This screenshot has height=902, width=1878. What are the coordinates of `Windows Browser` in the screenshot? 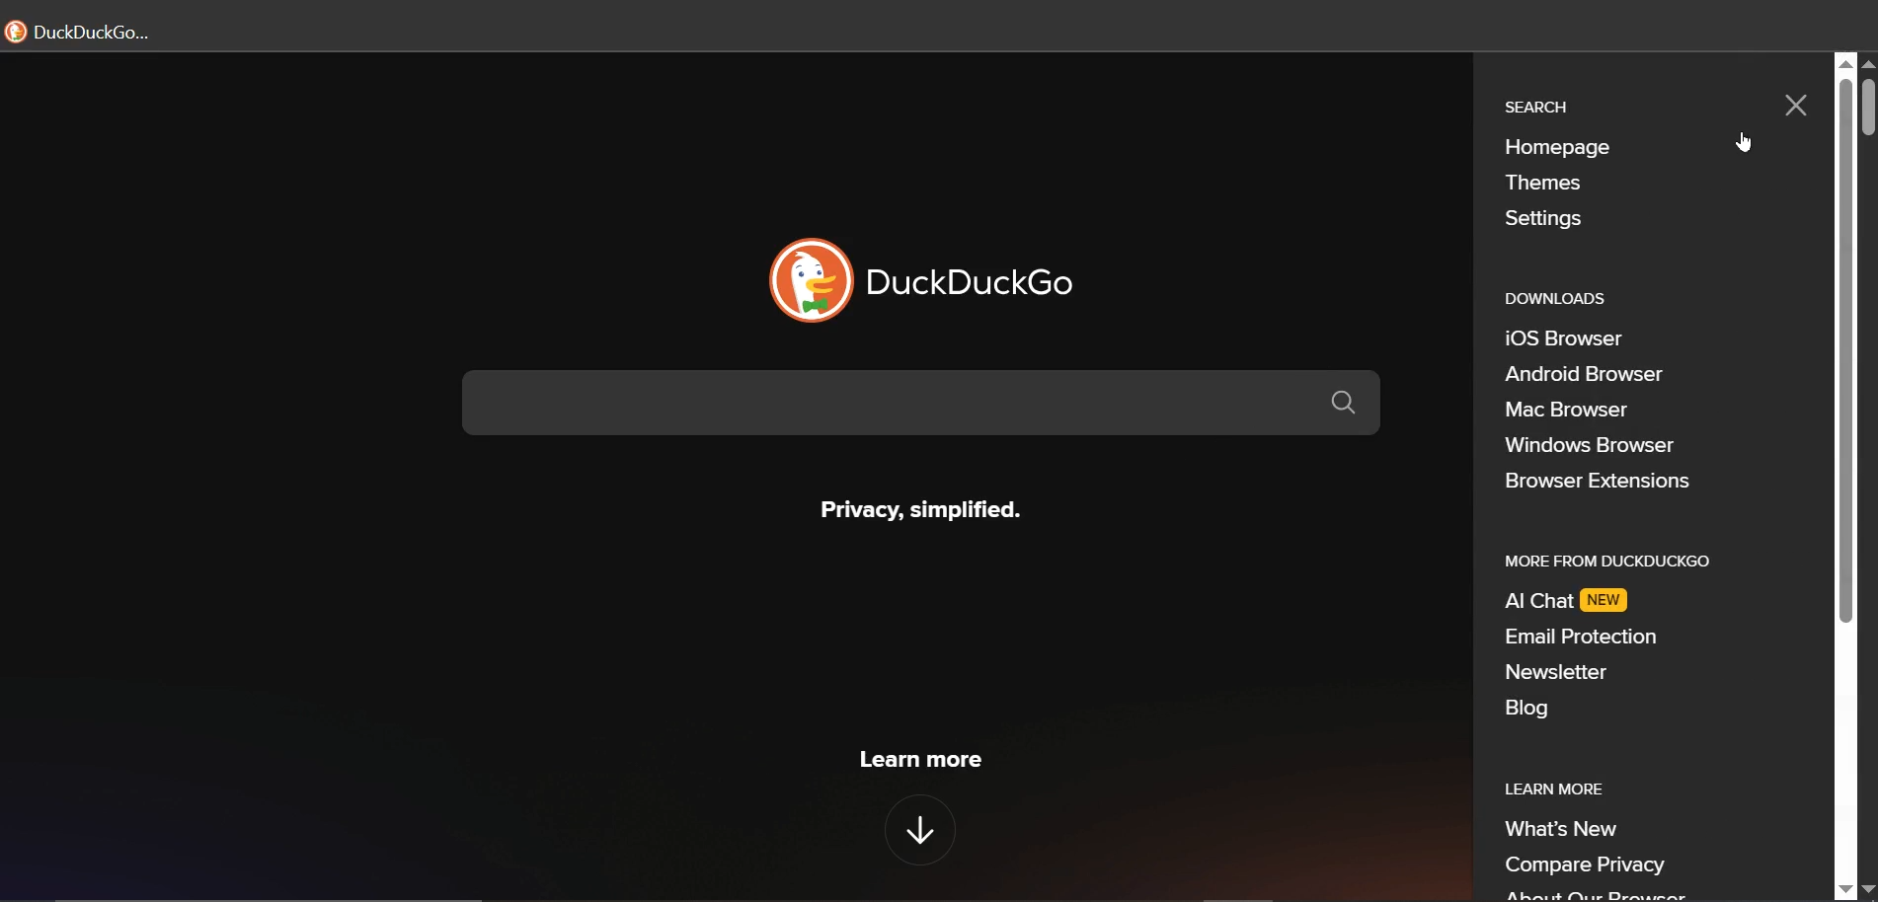 It's located at (1591, 446).